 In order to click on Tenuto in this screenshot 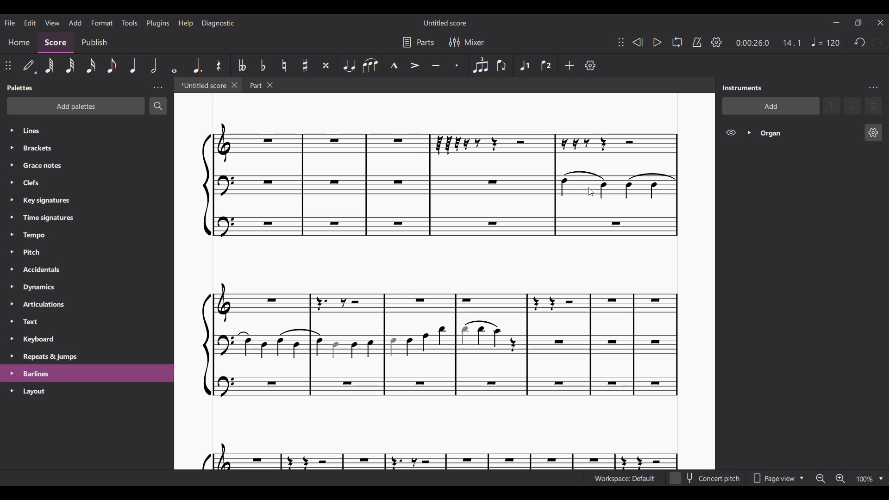, I will do `click(436, 65)`.